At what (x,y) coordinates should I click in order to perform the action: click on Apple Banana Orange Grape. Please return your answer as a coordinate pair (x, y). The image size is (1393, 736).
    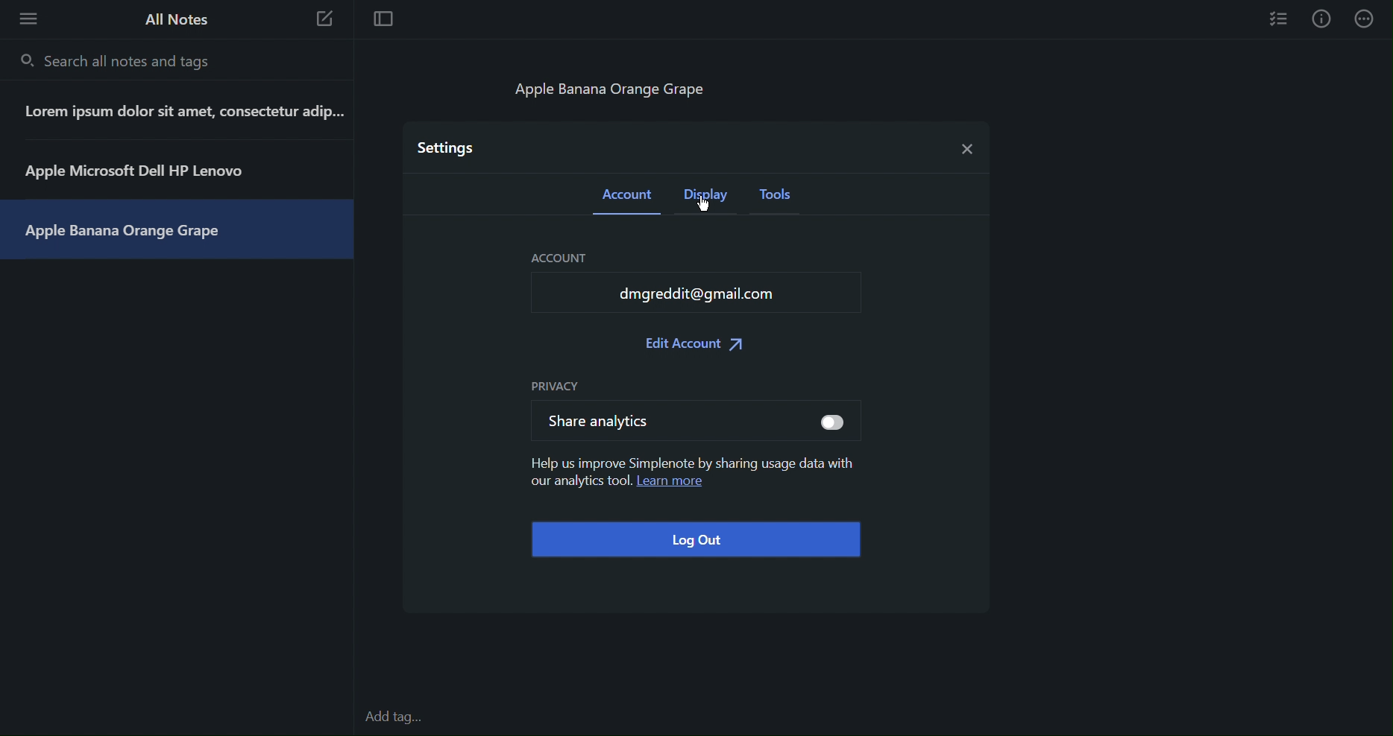
    Looking at the image, I should click on (617, 93).